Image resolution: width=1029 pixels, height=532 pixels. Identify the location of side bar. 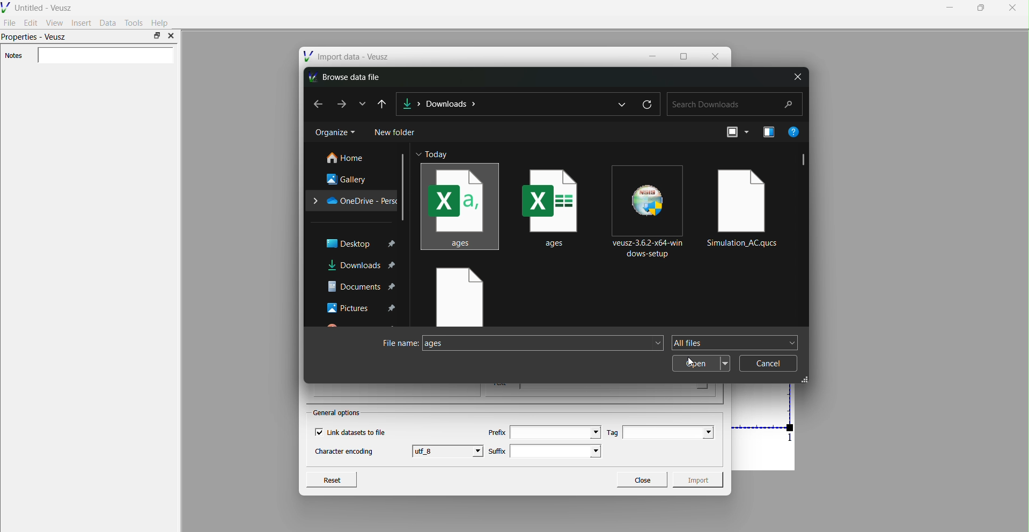
(804, 161).